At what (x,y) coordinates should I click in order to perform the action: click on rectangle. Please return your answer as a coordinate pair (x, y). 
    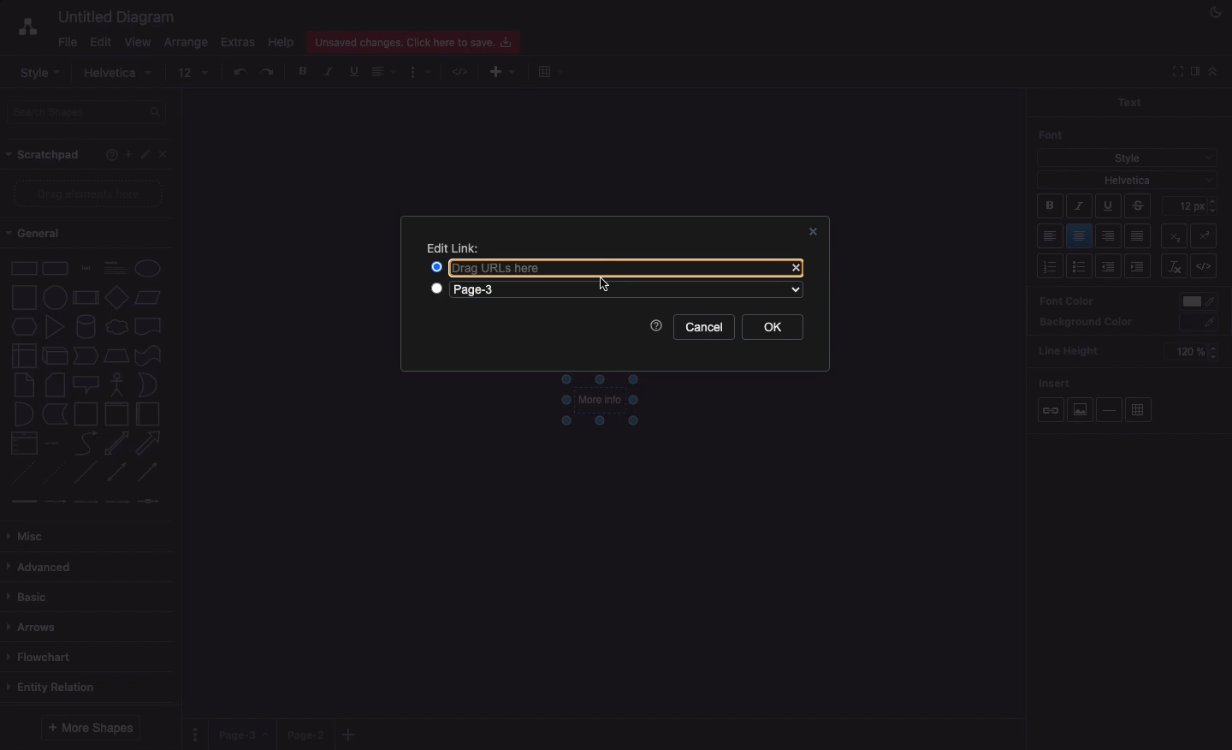
    Looking at the image, I should click on (25, 268).